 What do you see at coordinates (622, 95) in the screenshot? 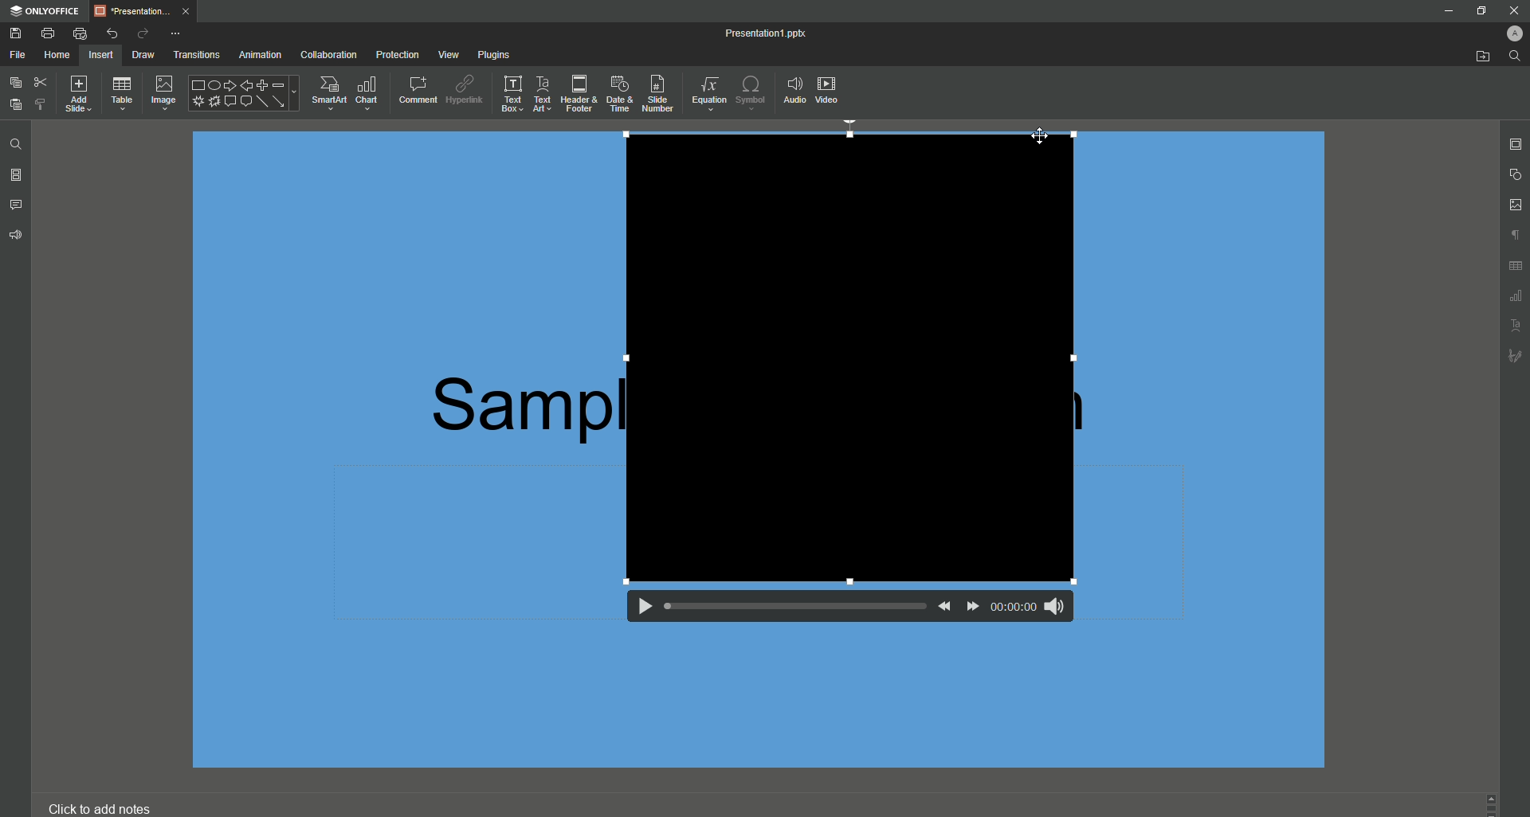
I see `Date and Time` at bounding box center [622, 95].